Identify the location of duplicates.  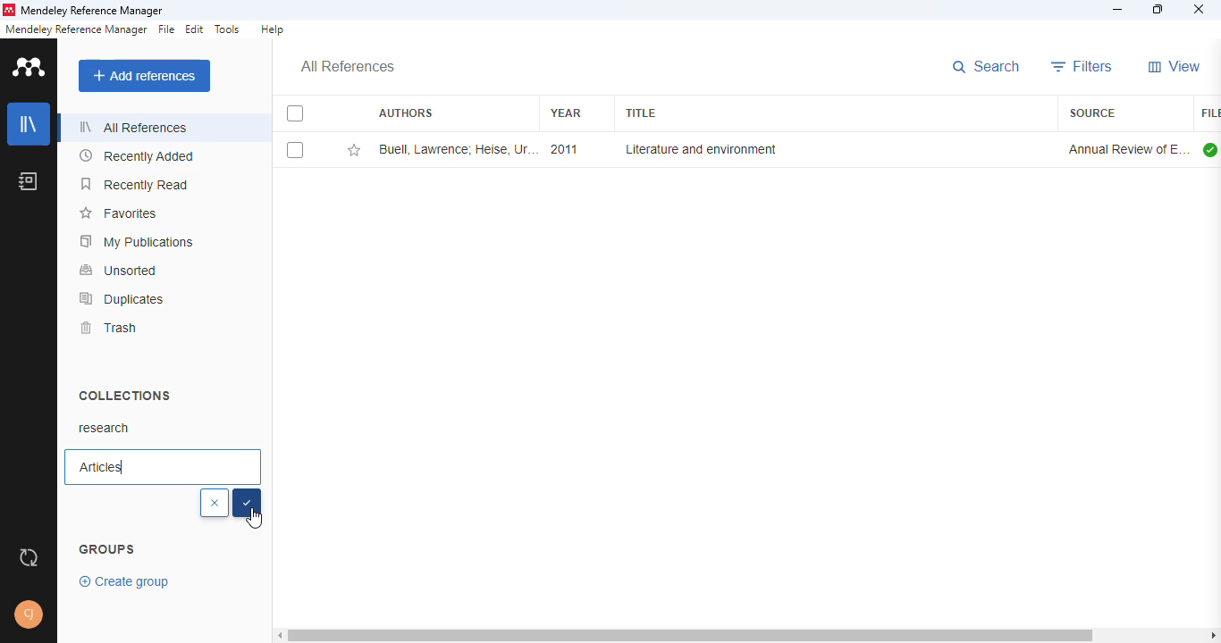
(122, 299).